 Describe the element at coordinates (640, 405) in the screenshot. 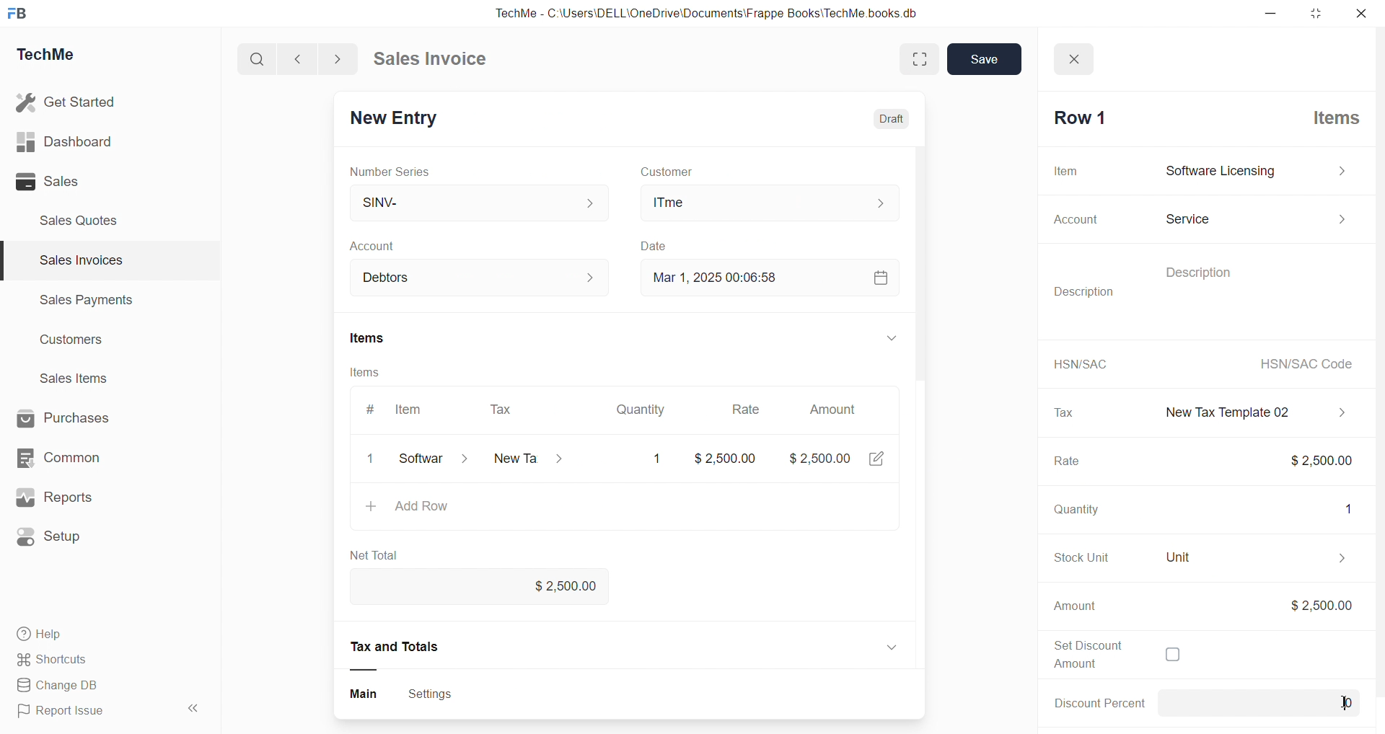

I see `Quantity` at that location.